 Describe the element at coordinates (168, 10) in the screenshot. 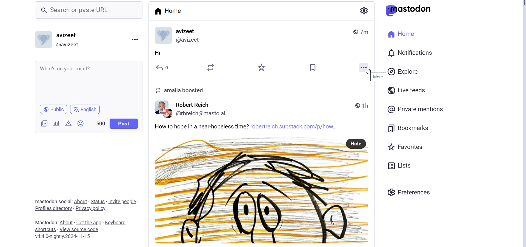

I see `Home` at that location.